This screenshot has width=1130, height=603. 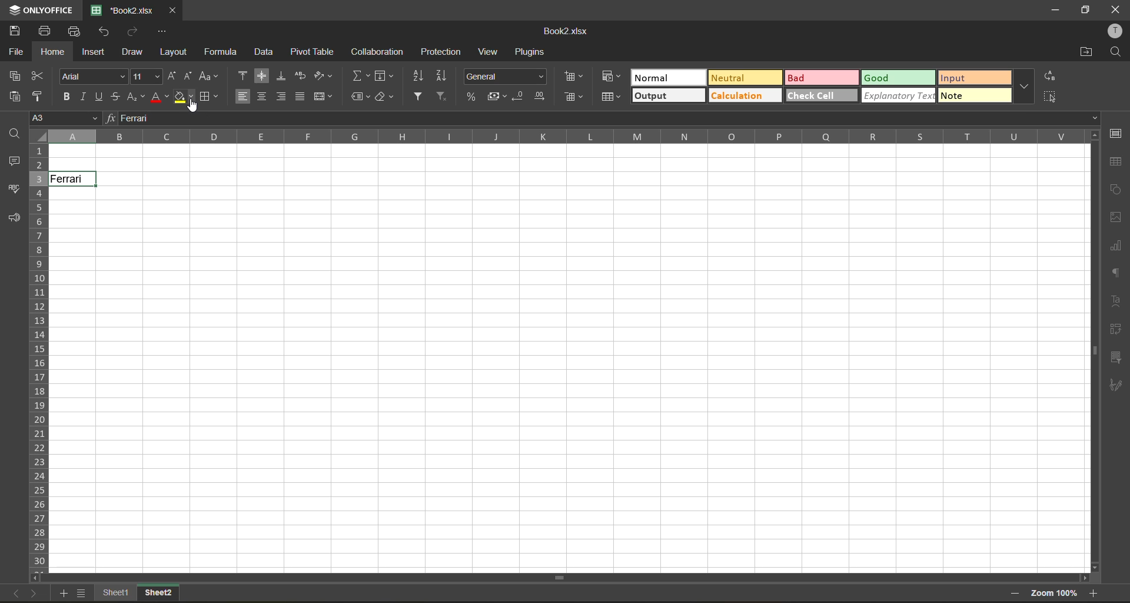 I want to click on protection, so click(x=439, y=51).